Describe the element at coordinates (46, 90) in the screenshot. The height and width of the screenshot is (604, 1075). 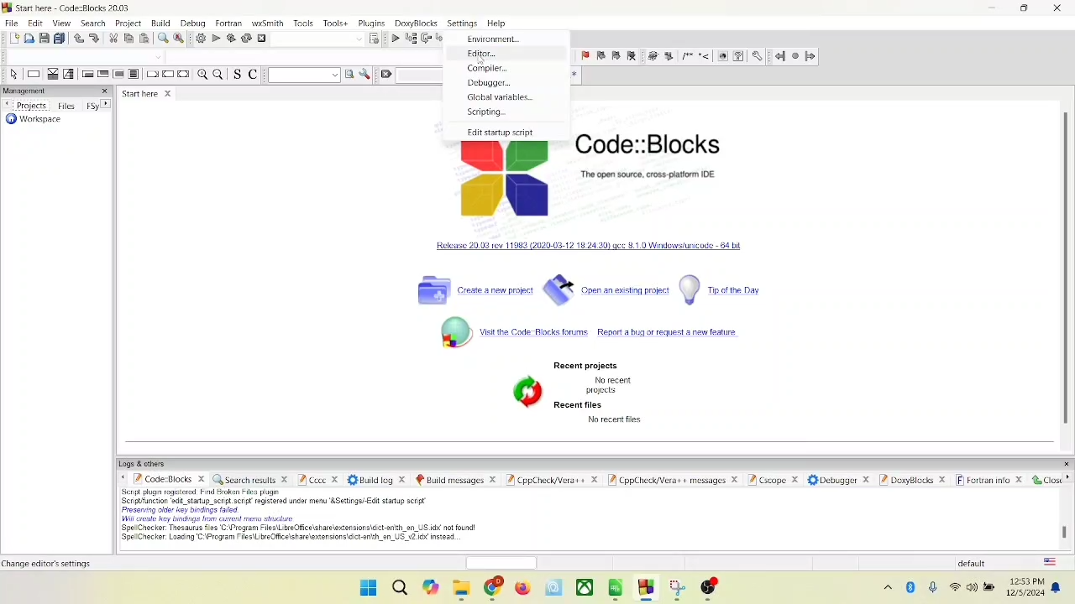
I see `management` at that location.